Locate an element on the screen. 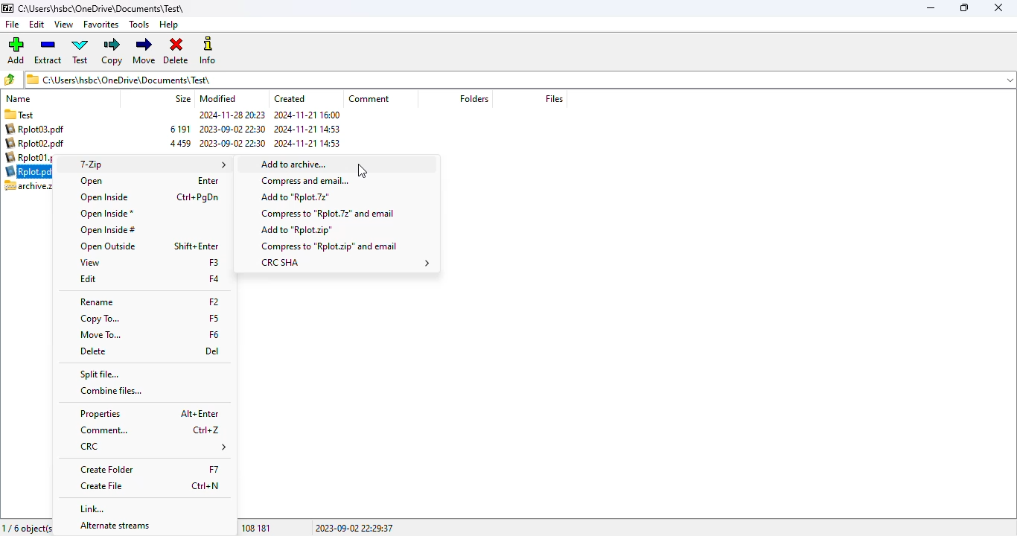 The width and height of the screenshot is (1017, 536). edit is located at coordinates (89, 278).